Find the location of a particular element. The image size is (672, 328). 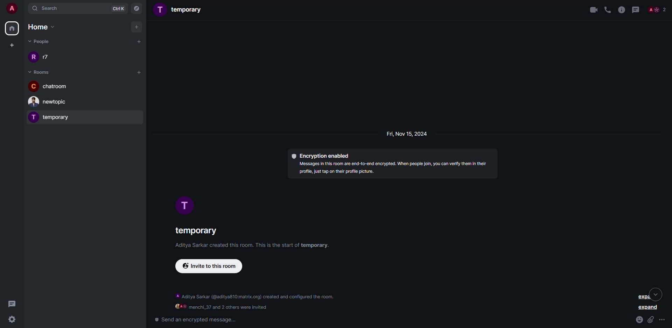

more is located at coordinates (664, 320).